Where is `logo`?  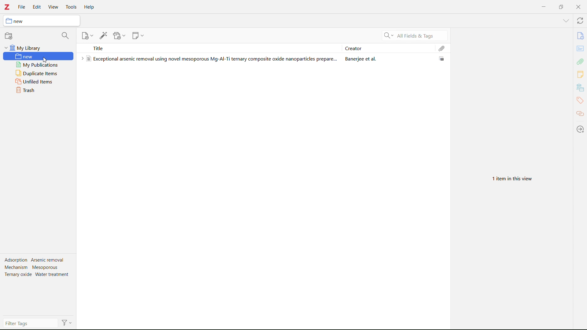 logo is located at coordinates (7, 7).